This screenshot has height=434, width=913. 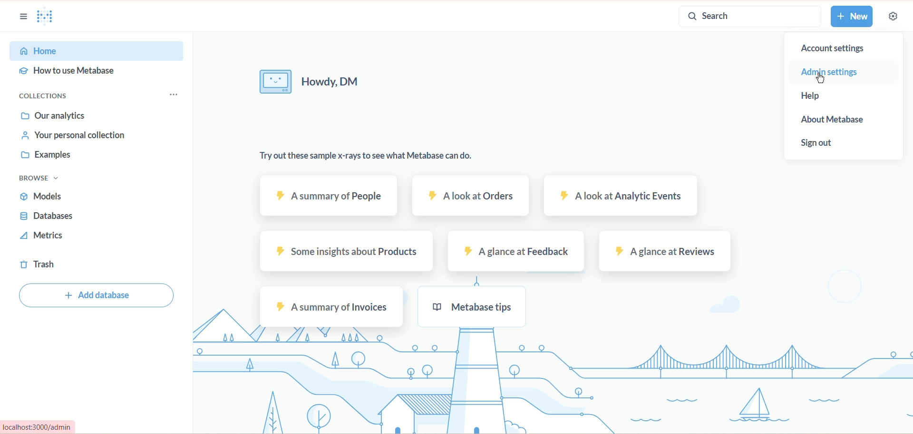 What do you see at coordinates (471, 307) in the screenshot?
I see `metabase tips` at bounding box center [471, 307].